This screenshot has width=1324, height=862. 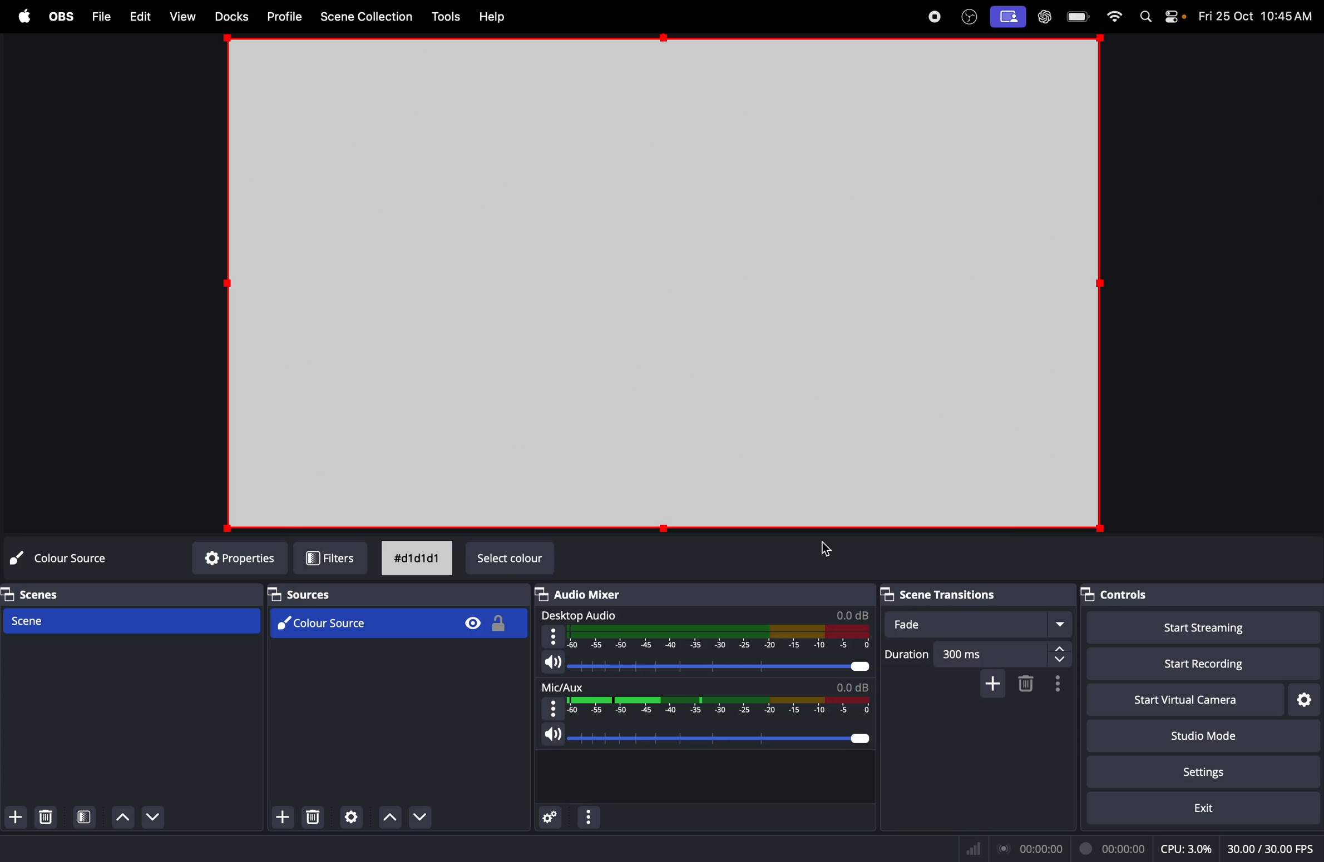 What do you see at coordinates (18, 818) in the screenshot?
I see `add scene` at bounding box center [18, 818].